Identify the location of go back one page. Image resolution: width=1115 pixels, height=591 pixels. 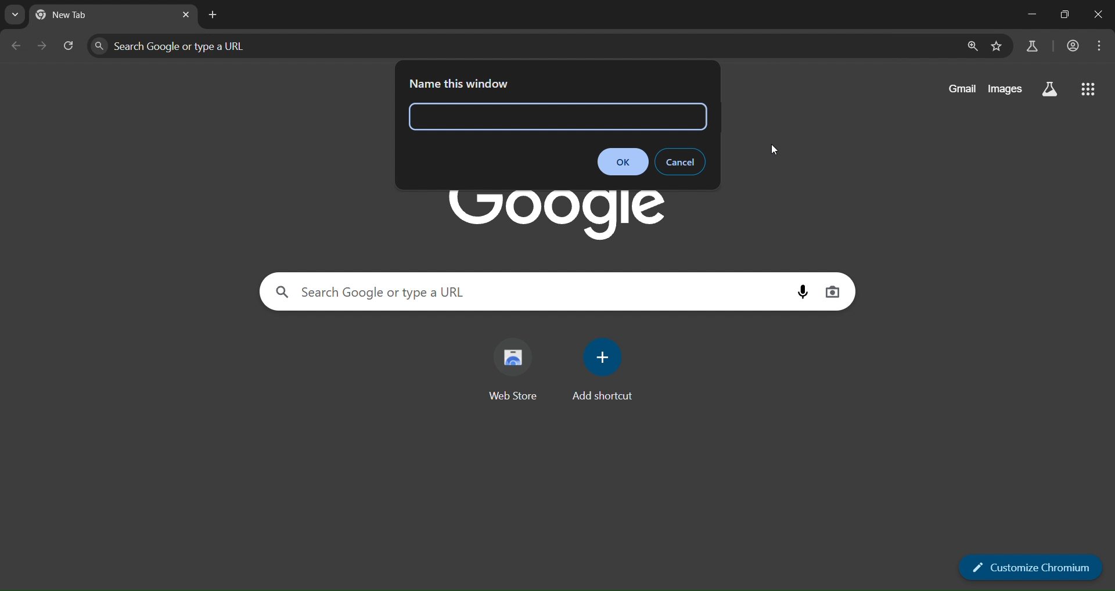
(17, 44).